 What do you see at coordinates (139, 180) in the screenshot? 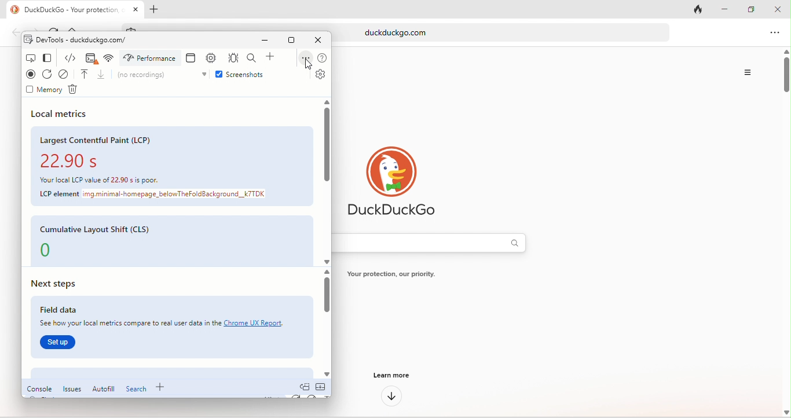
I see `Your local LCP value of 22.90 is poor` at bounding box center [139, 180].